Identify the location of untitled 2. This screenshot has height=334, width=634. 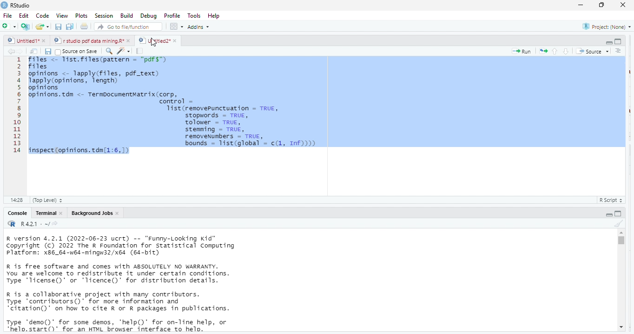
(153, 40).